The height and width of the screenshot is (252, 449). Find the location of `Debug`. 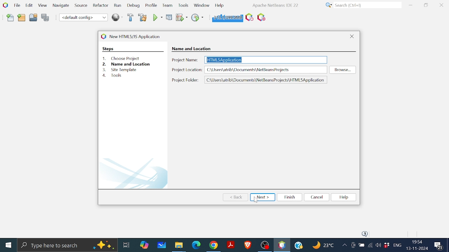

Debug is located at coordinates (169, 17).